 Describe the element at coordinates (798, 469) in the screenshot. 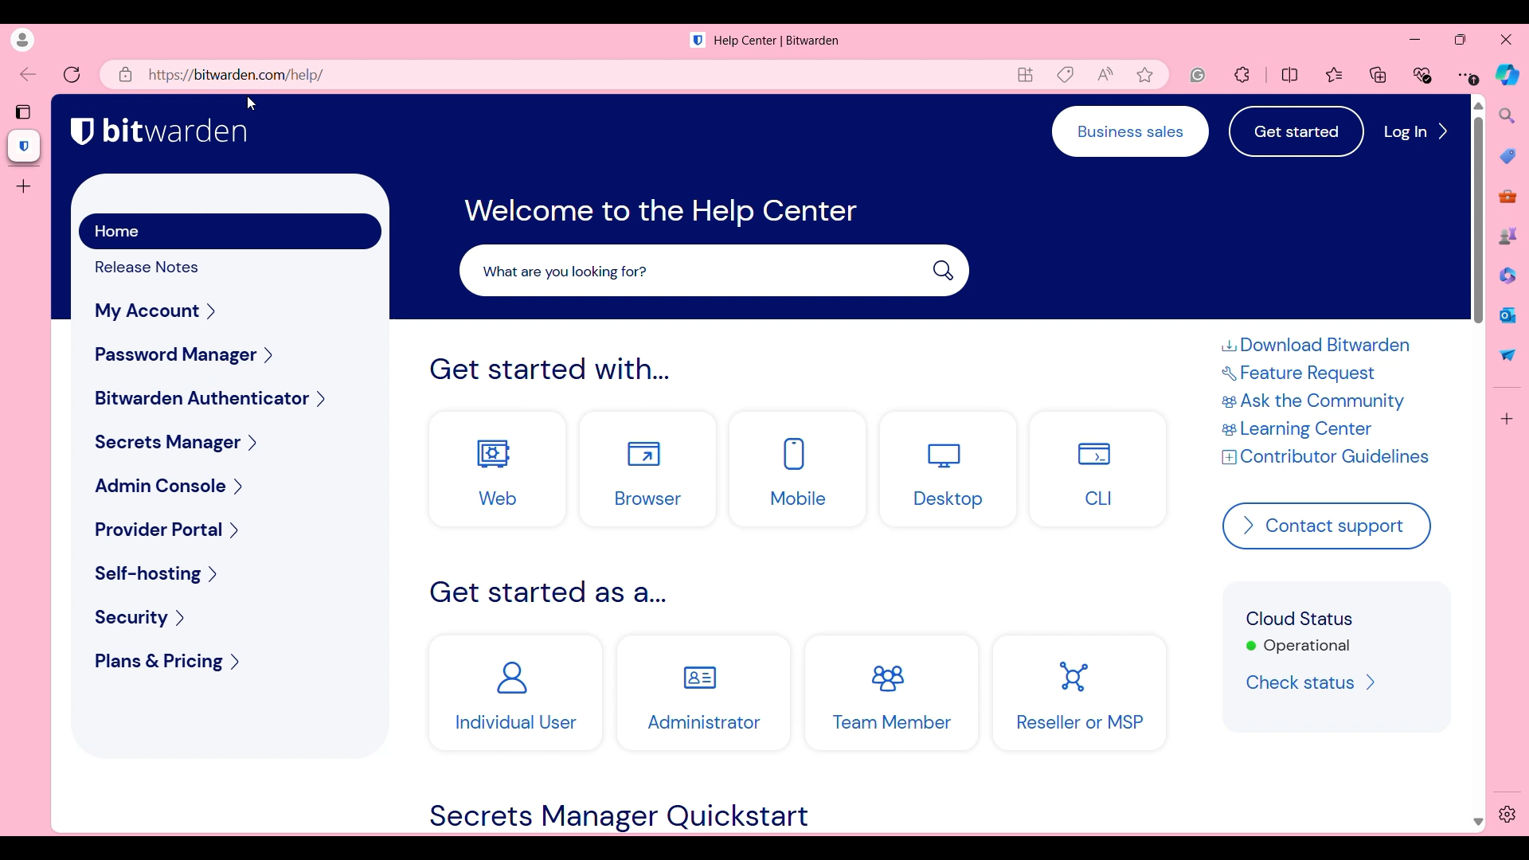

I see `Mobile` at that location.